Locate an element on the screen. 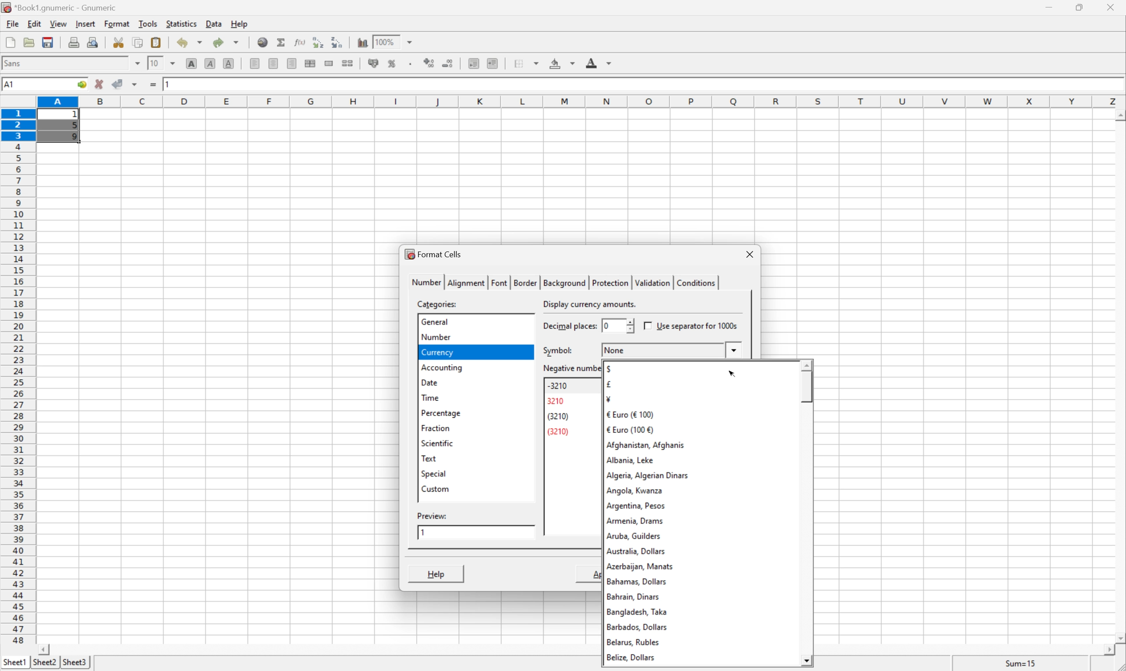 The width and height of the screenshot is (1126, 671). symbol: is located at coordinates (558, 350).